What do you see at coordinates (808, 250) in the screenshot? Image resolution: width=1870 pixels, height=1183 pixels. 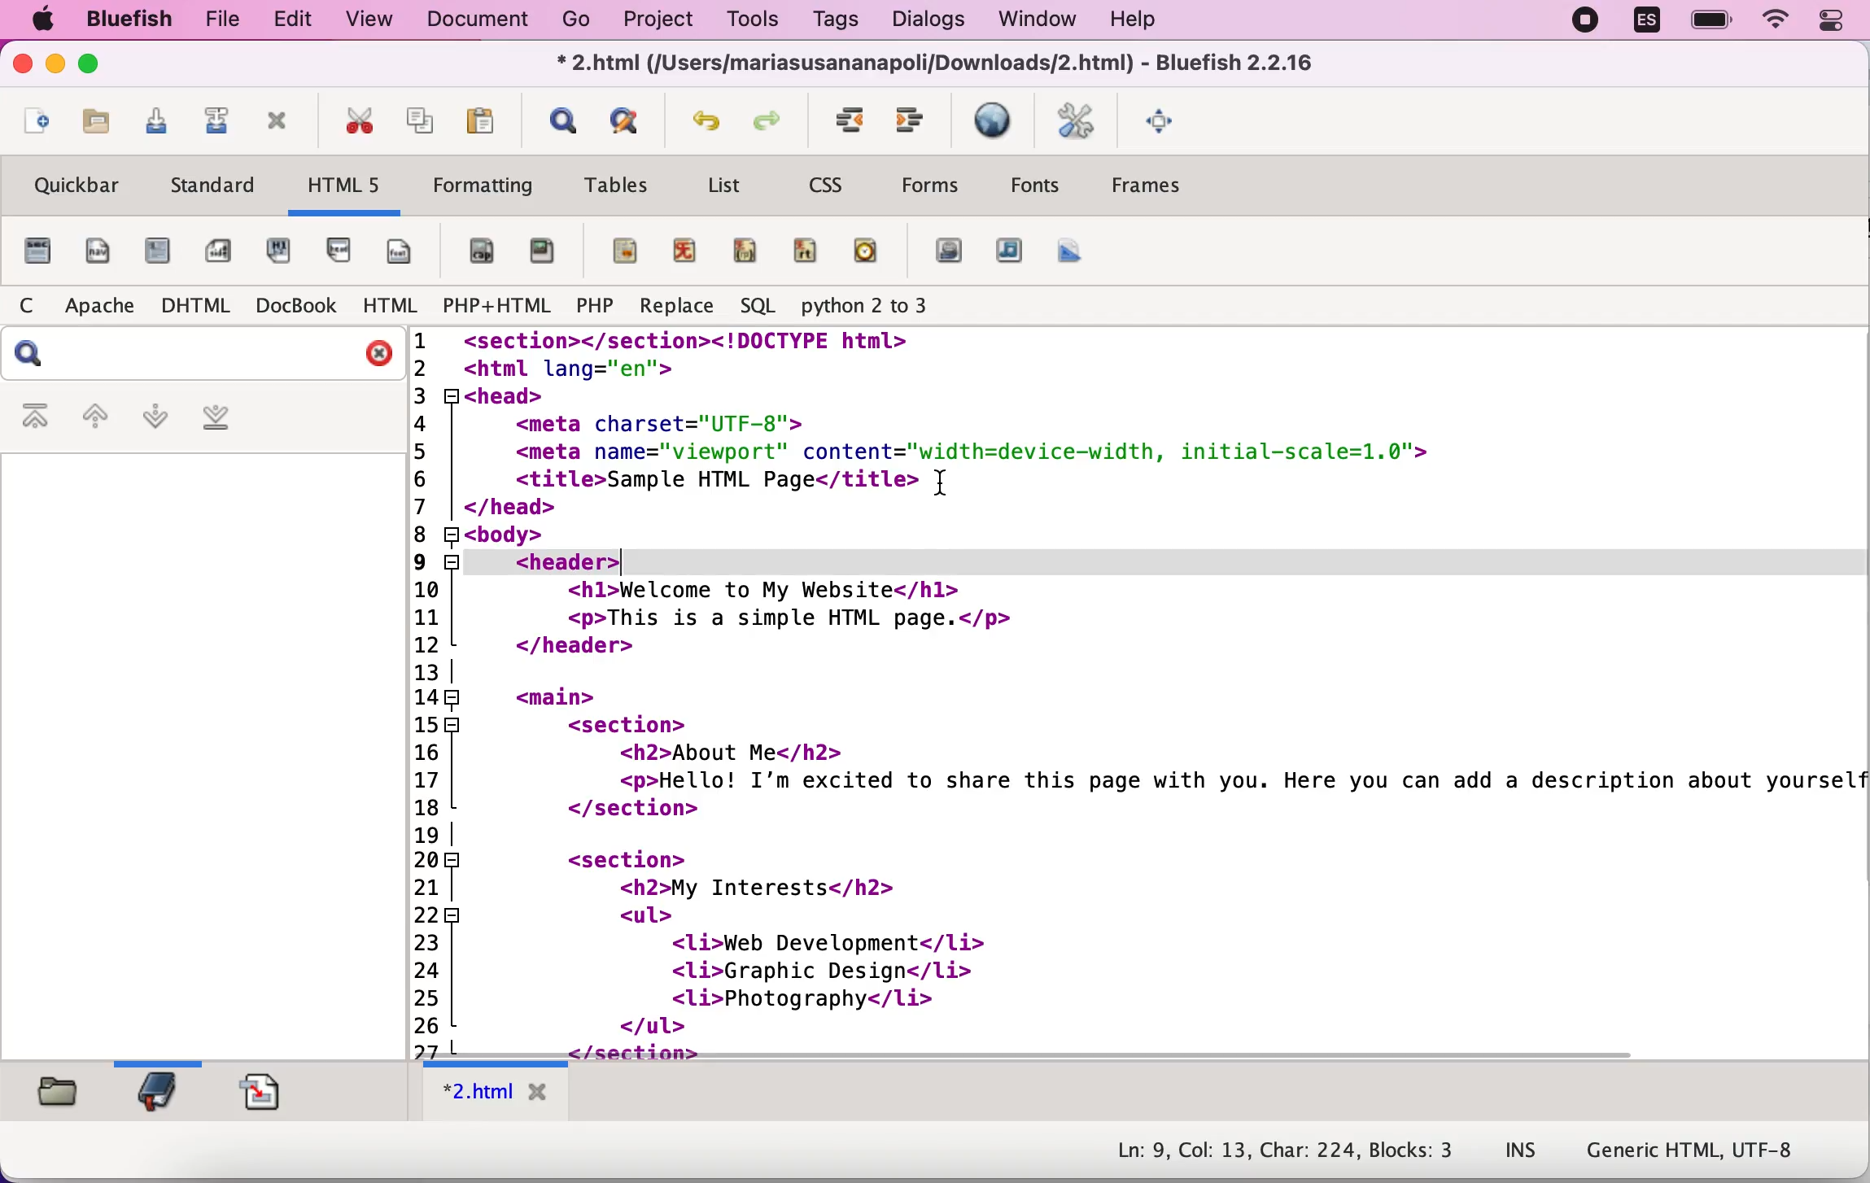 I see `ruby text` at bounding box center [808, 250].